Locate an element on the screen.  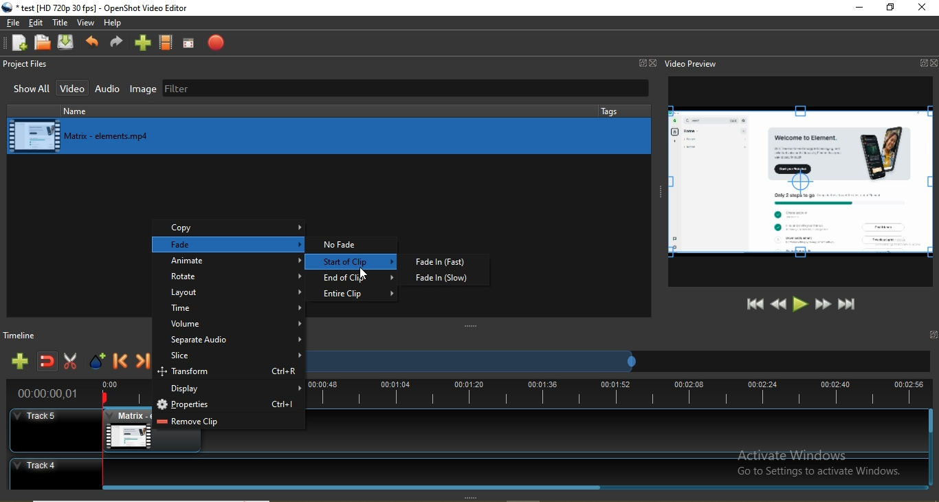
Track  4 is located at coordinates (461, 470).